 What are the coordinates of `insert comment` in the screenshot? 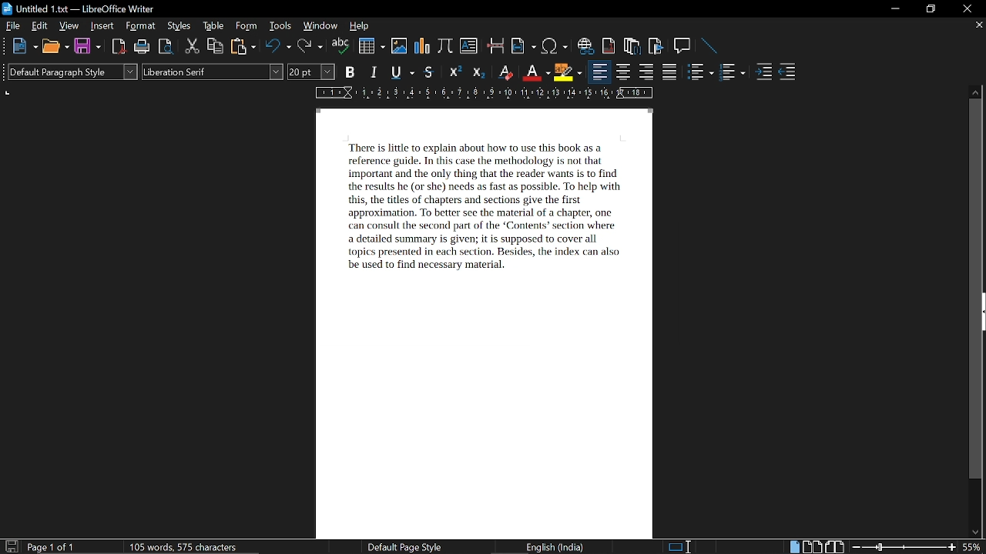 It's located at (683, 46).